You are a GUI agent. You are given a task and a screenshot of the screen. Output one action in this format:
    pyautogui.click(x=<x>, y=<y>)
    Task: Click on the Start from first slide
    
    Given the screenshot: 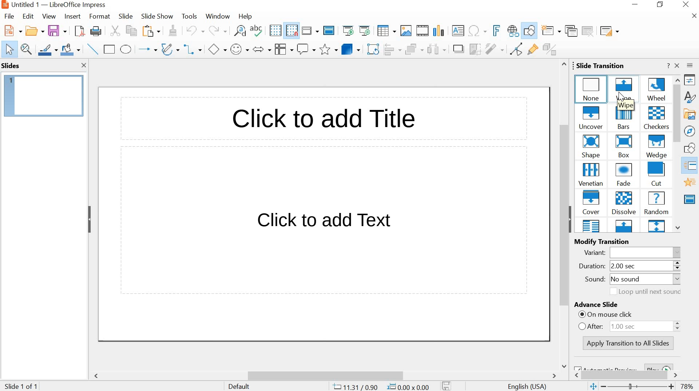 What is the action you would take?
    pyautogui.click(x=347, y=30)
    